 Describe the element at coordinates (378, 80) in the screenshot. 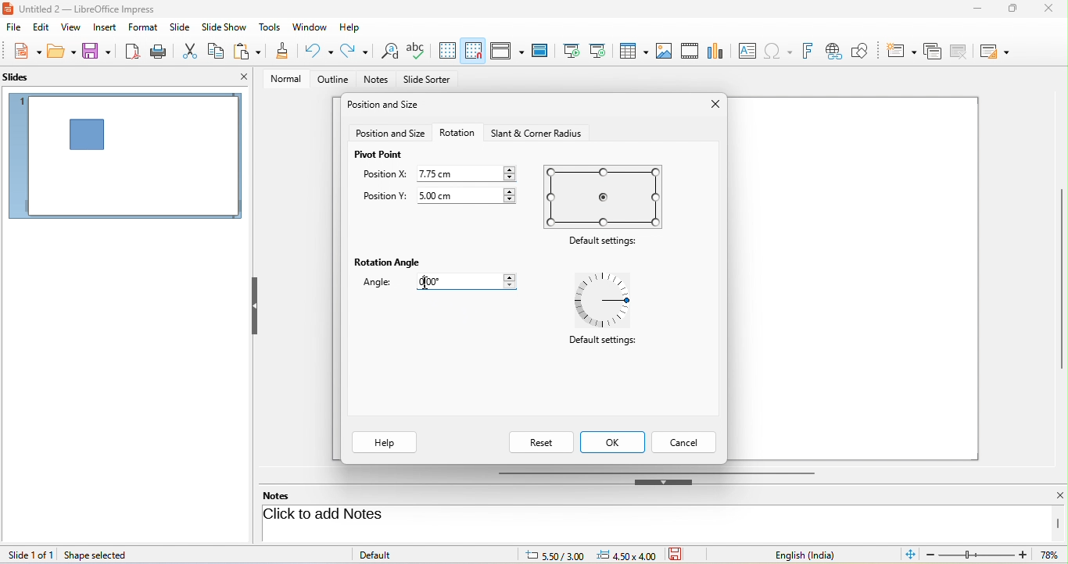

I see `notes` at that location.